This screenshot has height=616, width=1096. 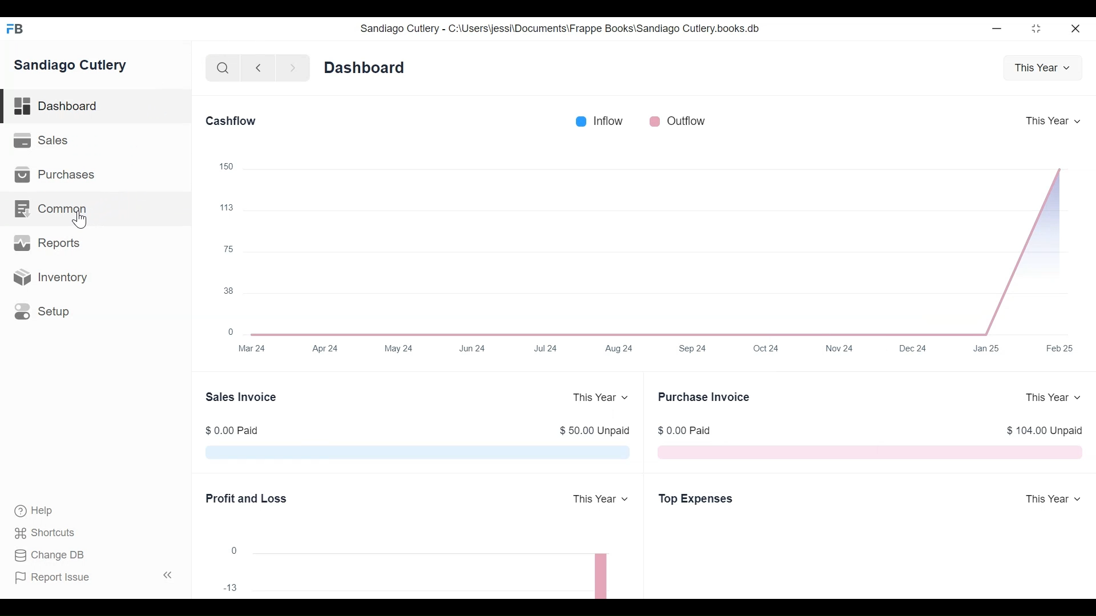 I want to click on $ 0.00 Paid, so click(x=233, y=430).